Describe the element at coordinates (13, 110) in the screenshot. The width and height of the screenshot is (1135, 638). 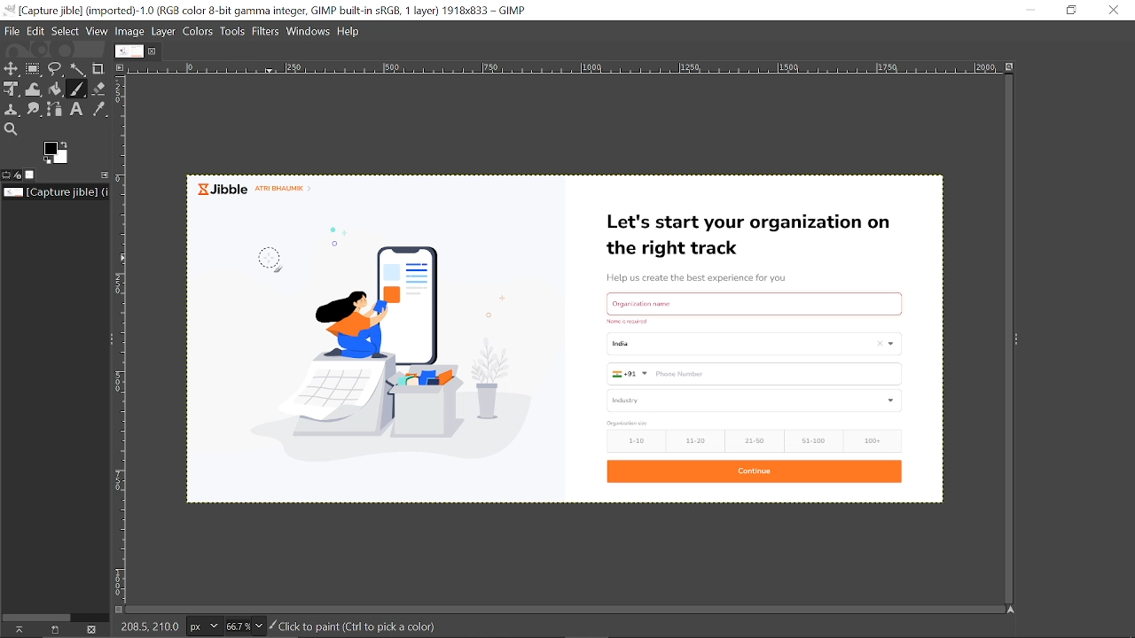
I see `Clone tool` at that location.